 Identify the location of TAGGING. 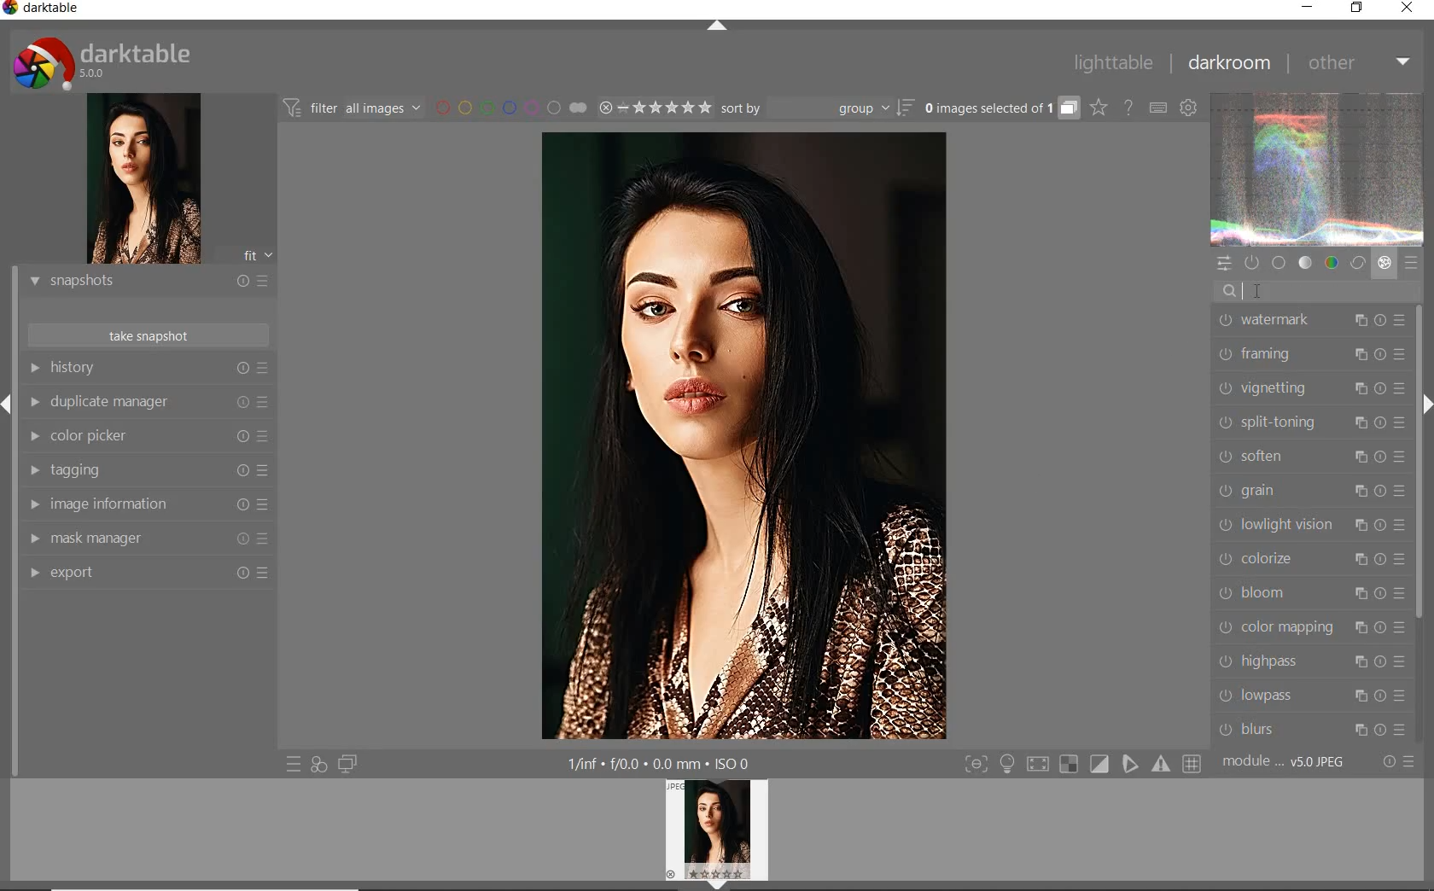
(144, 471).